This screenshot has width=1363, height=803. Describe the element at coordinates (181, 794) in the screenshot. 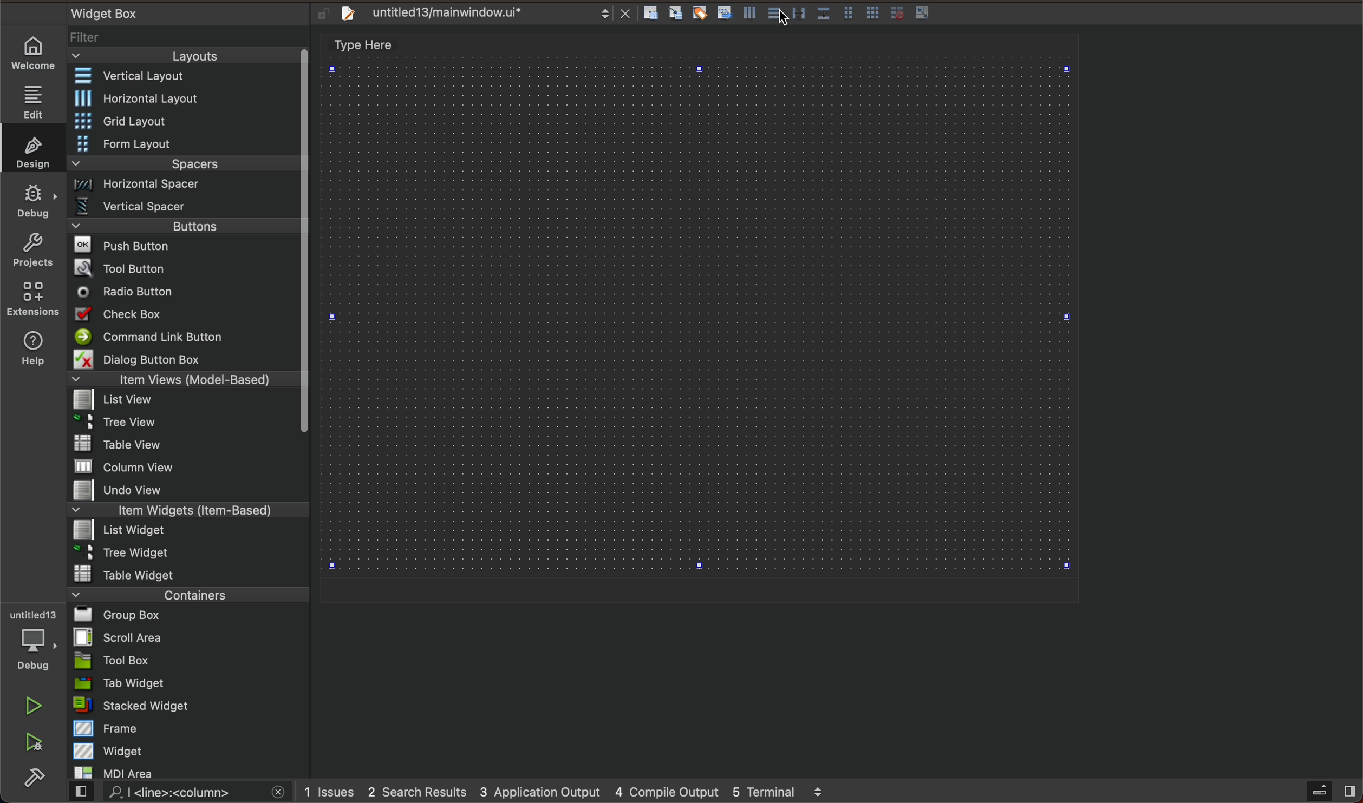

I see `search` at that location.